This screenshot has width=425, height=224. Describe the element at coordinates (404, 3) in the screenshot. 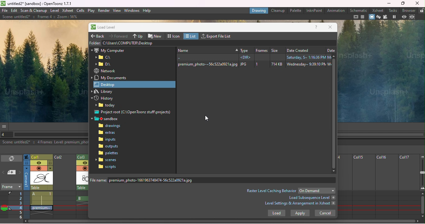

I see `Maximize` at that location.